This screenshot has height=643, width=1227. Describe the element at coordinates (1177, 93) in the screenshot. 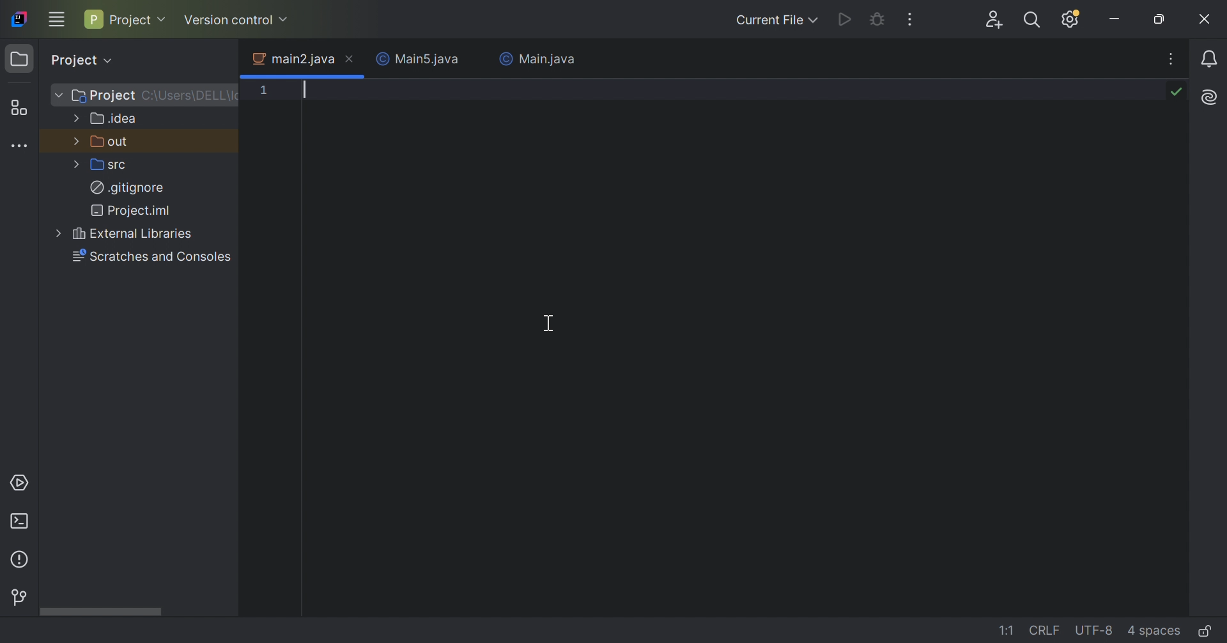

I see `No problems found` at that location.